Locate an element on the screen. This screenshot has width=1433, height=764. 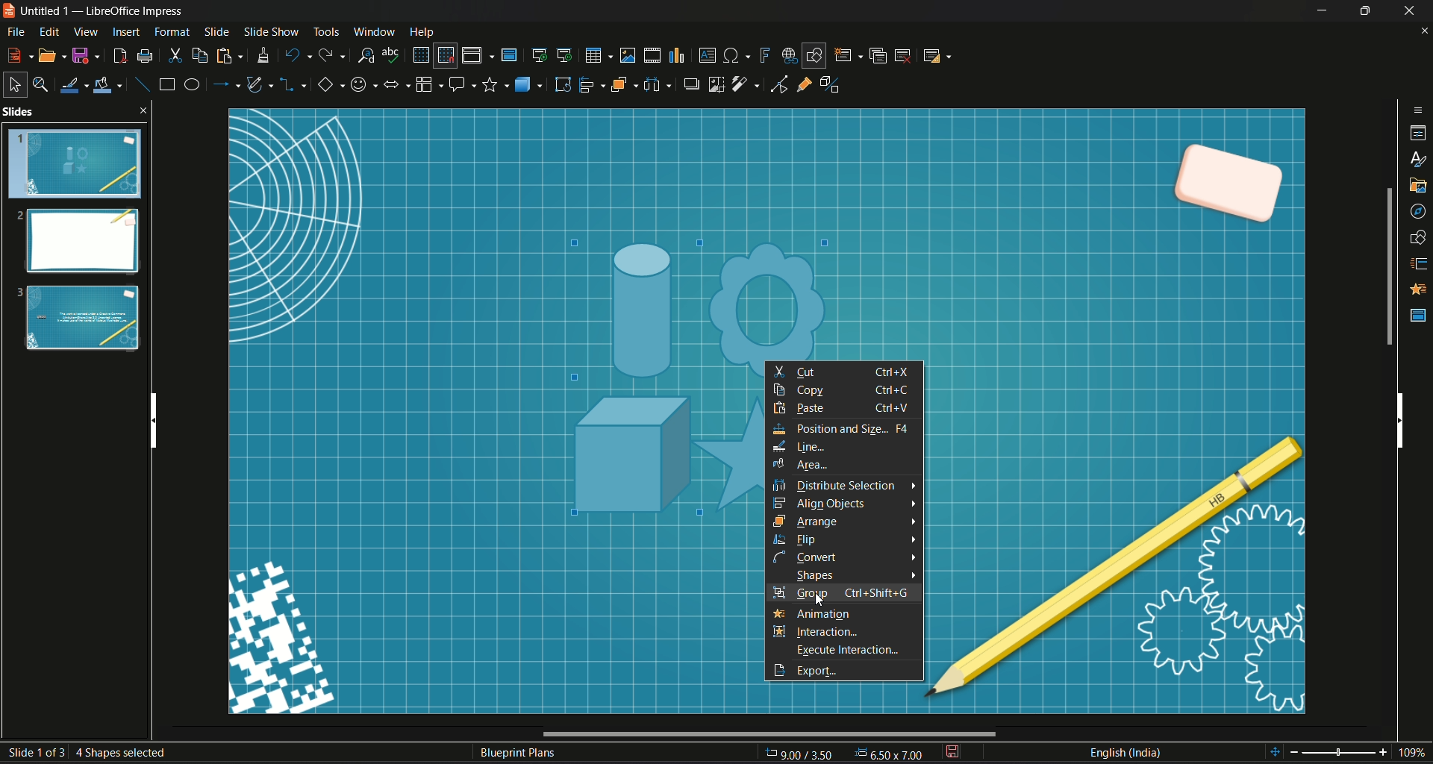
paste is located at coordinates (846, 408).